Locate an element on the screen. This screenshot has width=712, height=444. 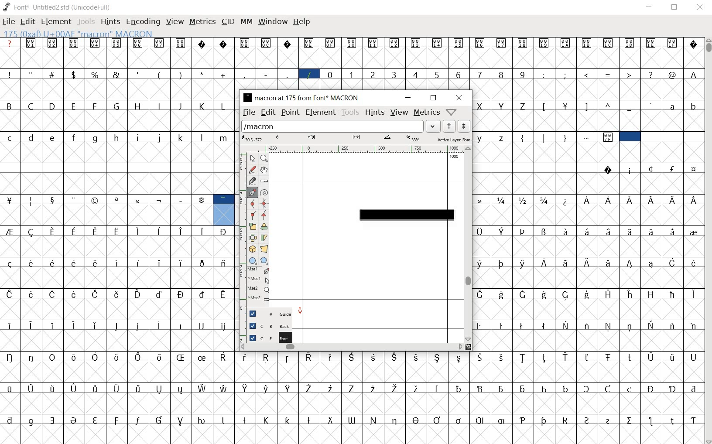
Symbol is located at coordinates (374, 388).